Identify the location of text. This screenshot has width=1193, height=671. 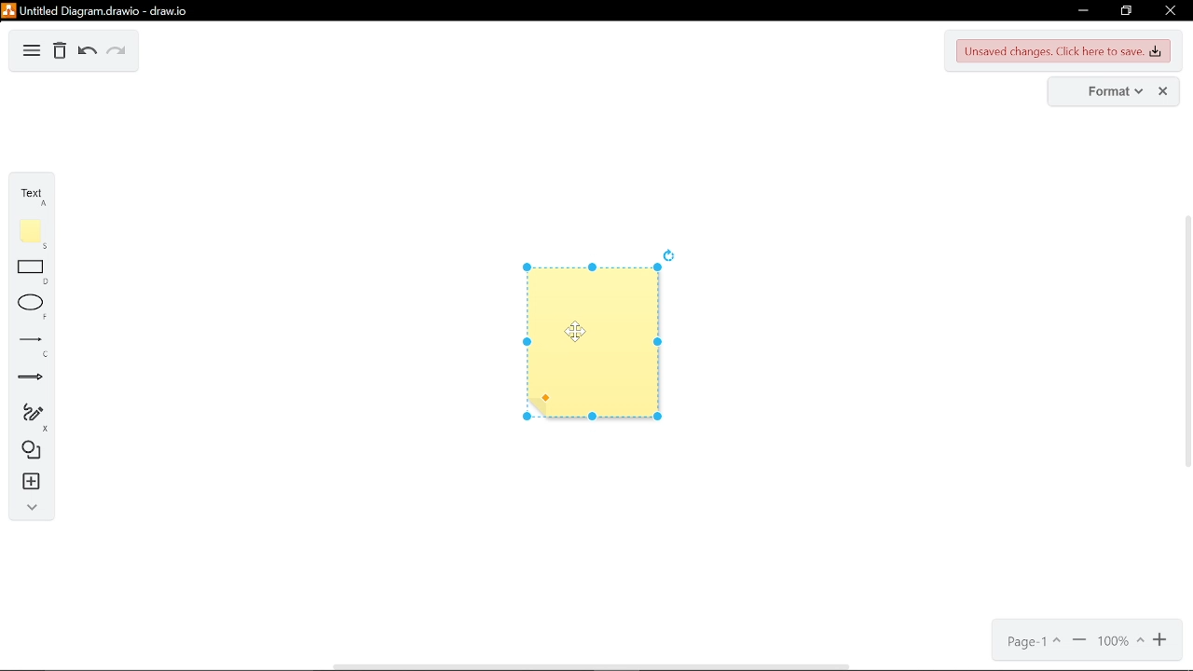
(31, 196).